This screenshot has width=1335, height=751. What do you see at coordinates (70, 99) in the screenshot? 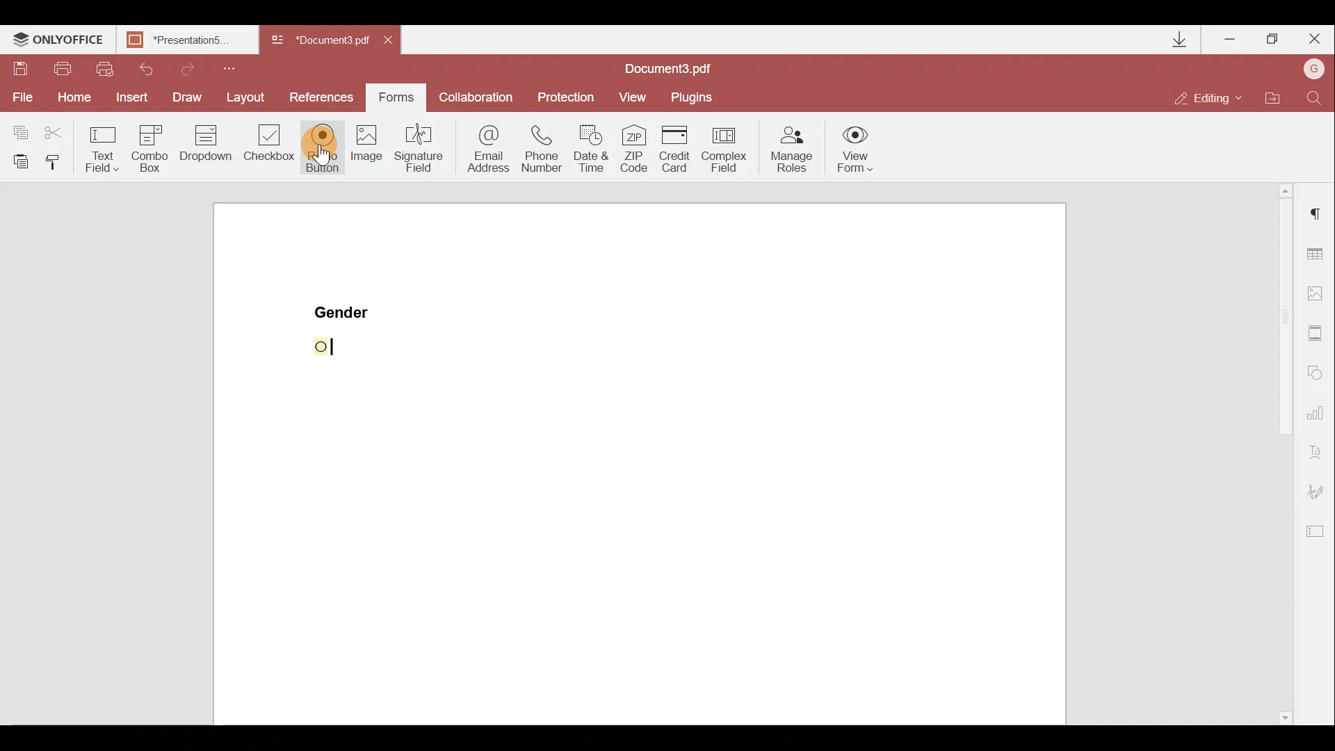
I see `Home` at bounding box center [70, 99].